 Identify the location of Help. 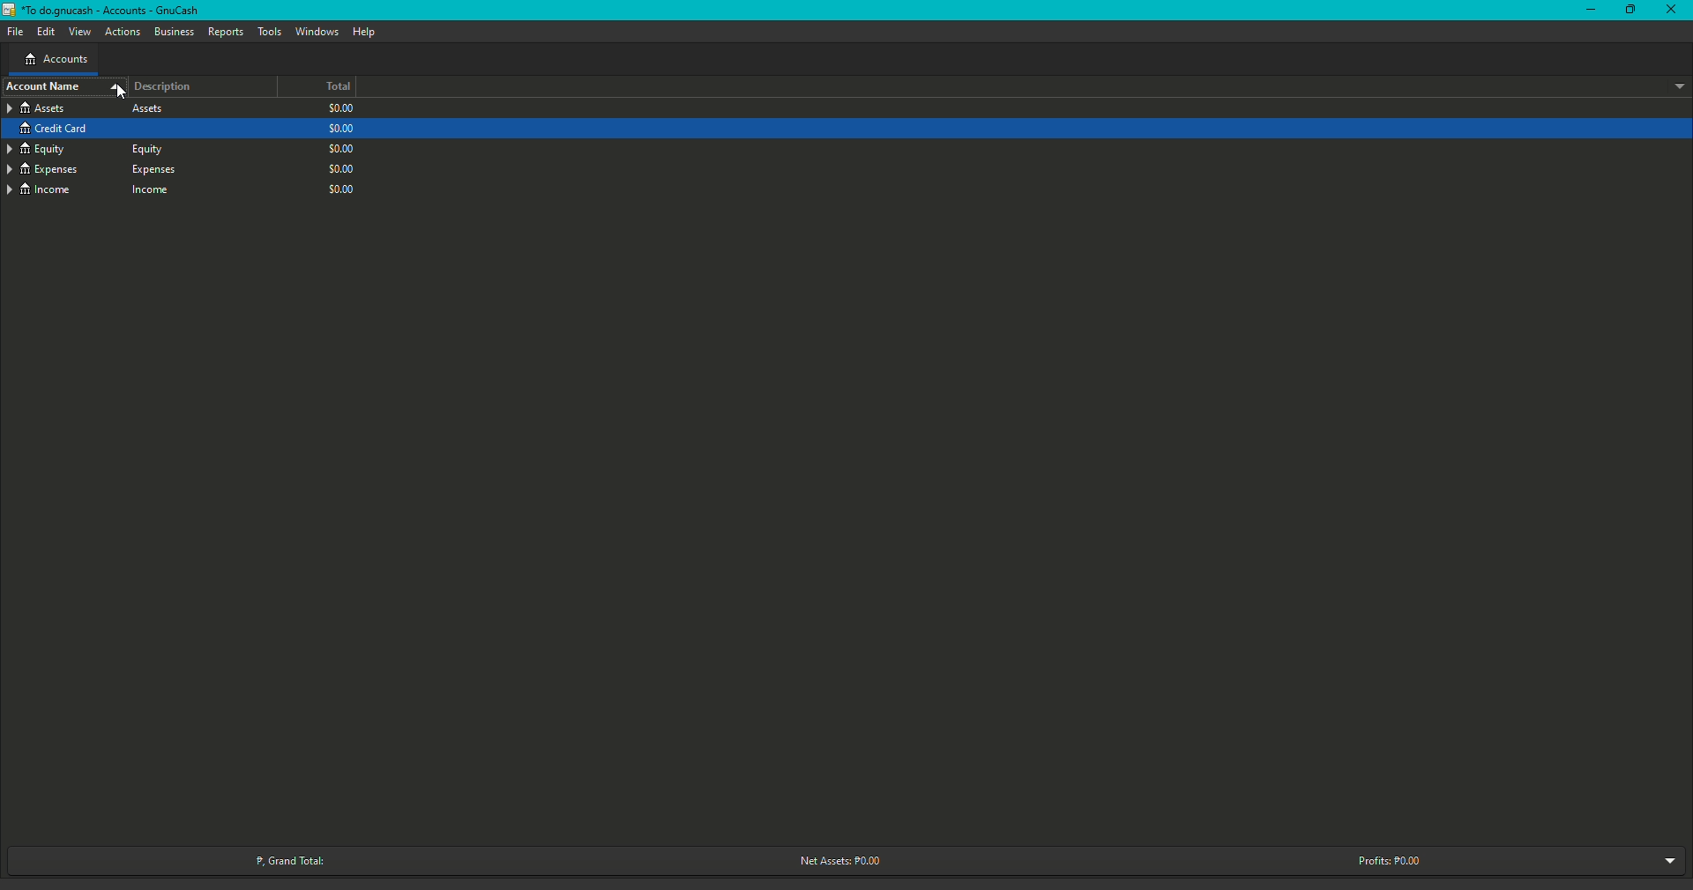
(363, 33).